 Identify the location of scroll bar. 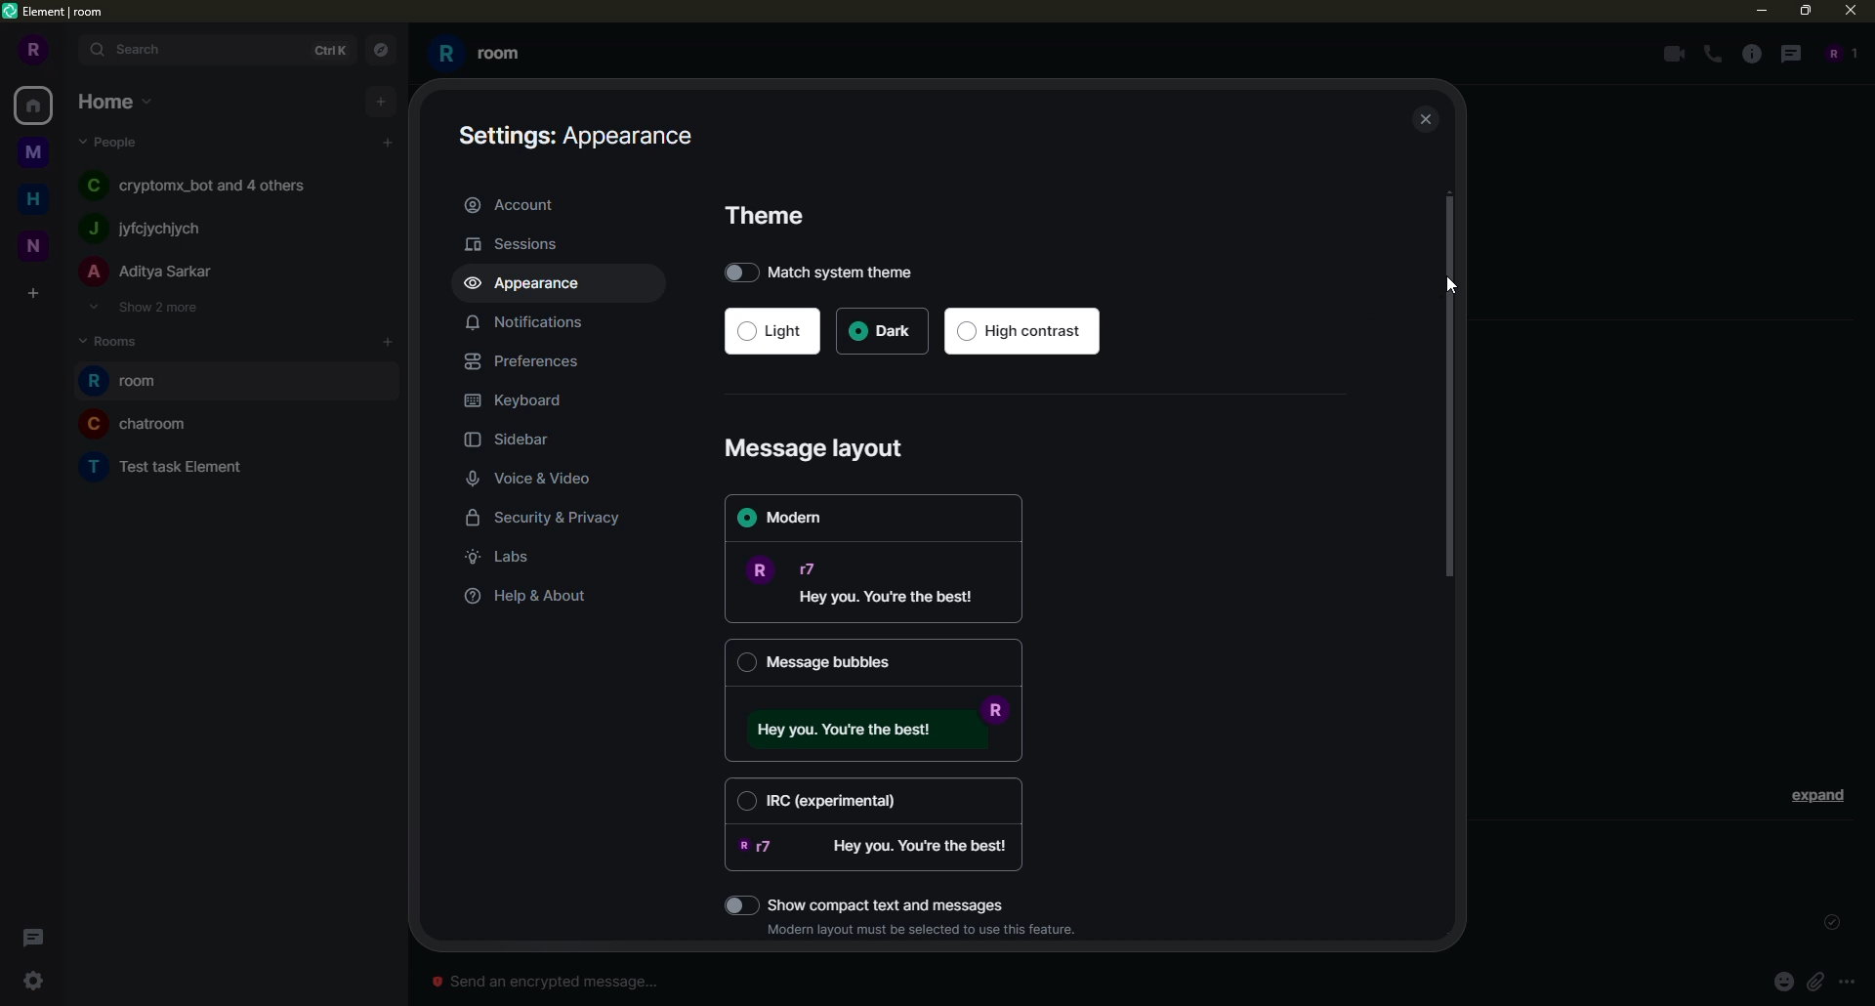
(1451, 391).